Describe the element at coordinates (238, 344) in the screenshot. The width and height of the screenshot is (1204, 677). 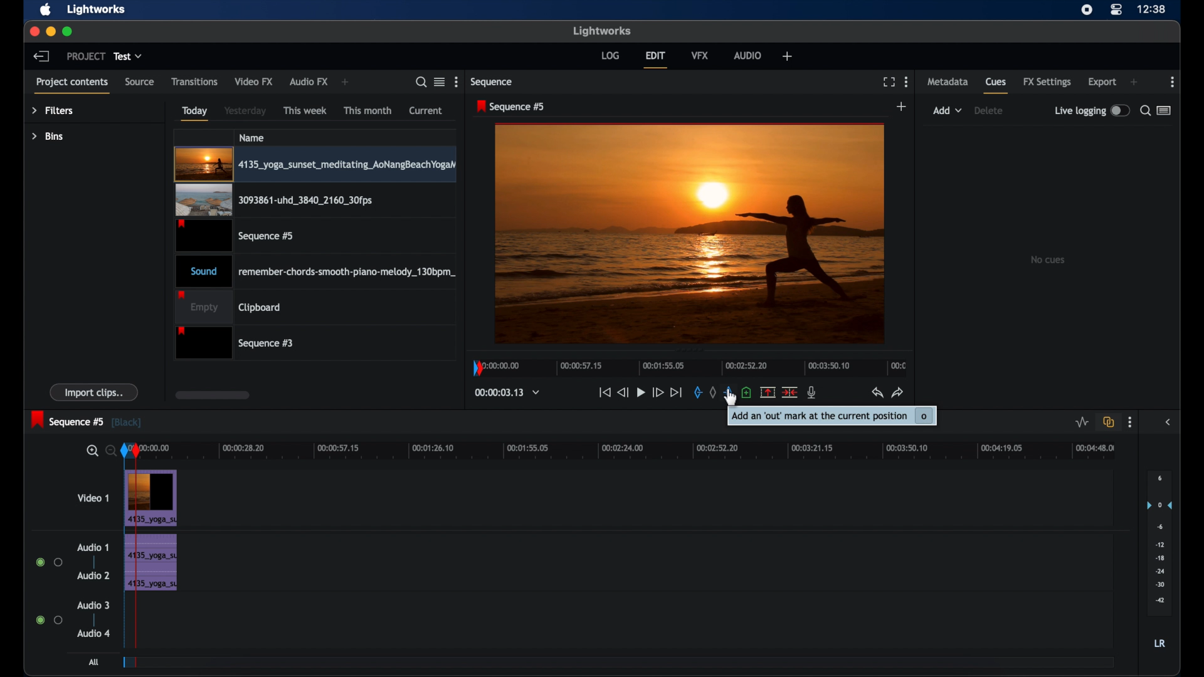
I see `sequence 3` at that location.